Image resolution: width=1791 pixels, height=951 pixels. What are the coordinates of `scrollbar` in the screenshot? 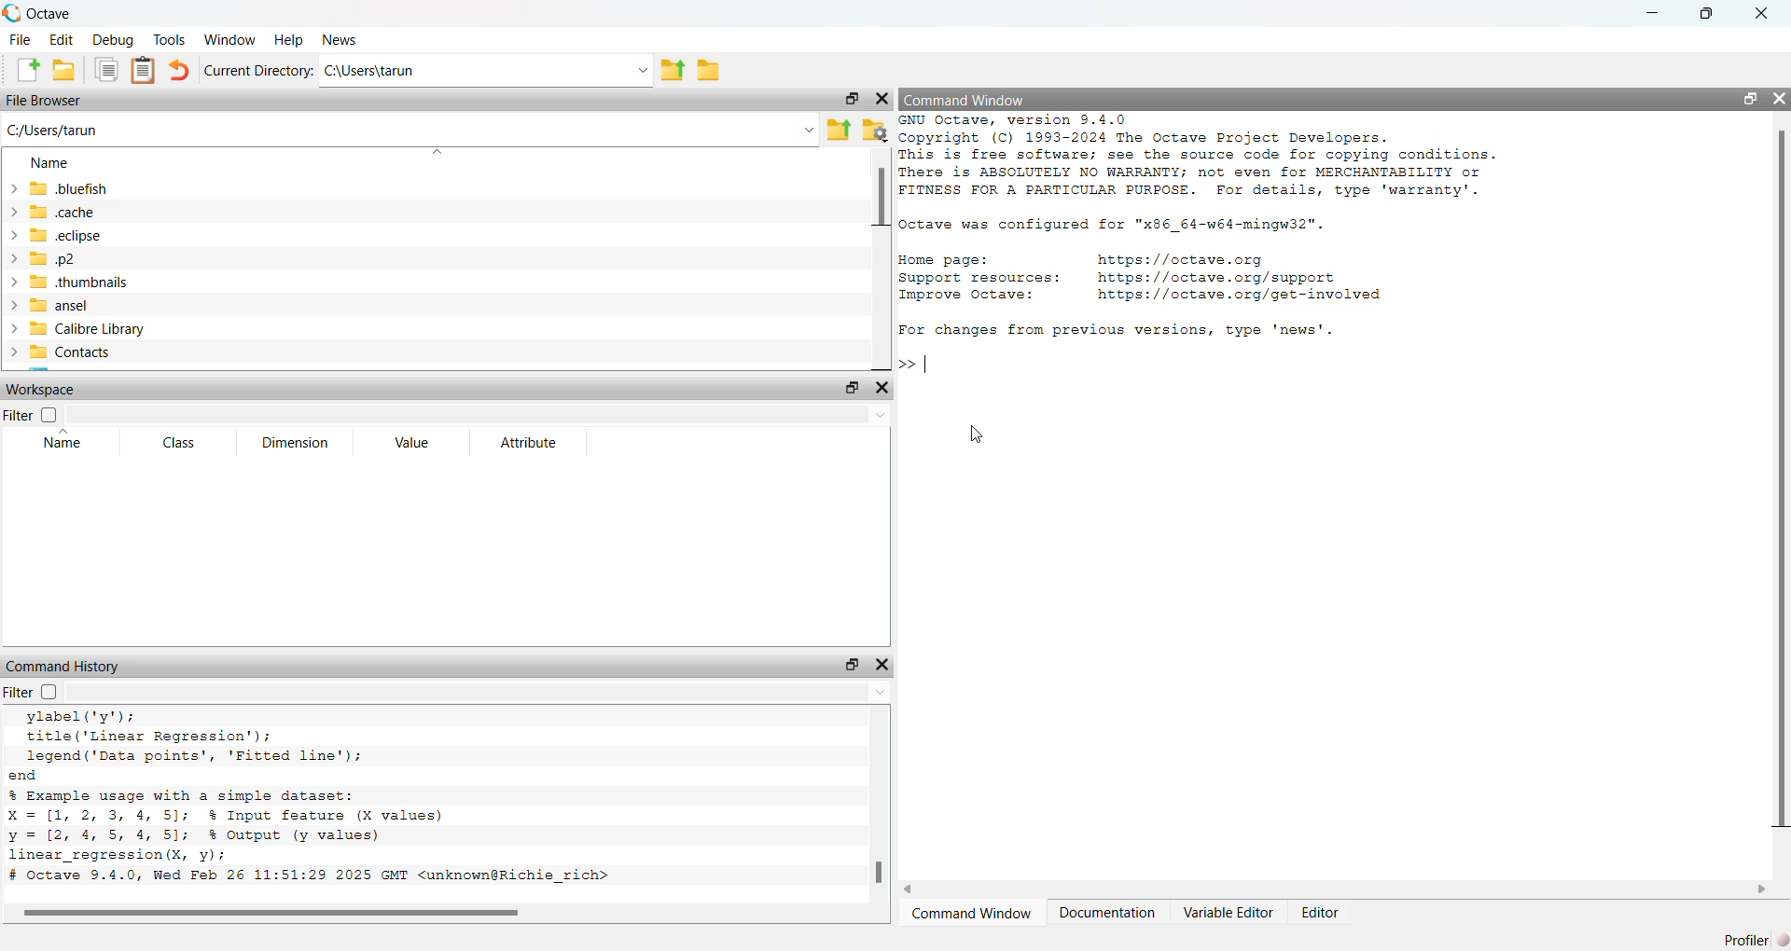 It's located at (1780, 486).